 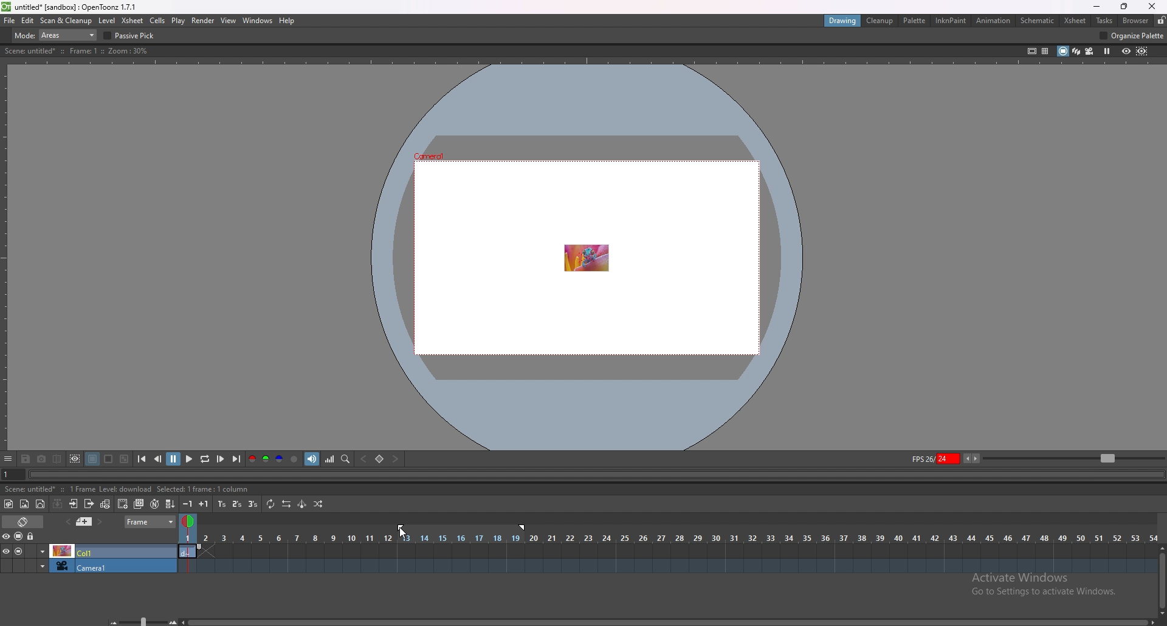 What do you see at coordinates (1038, 21) in the screenshot?
I see `schematic` at bounding box center [1038, 21].